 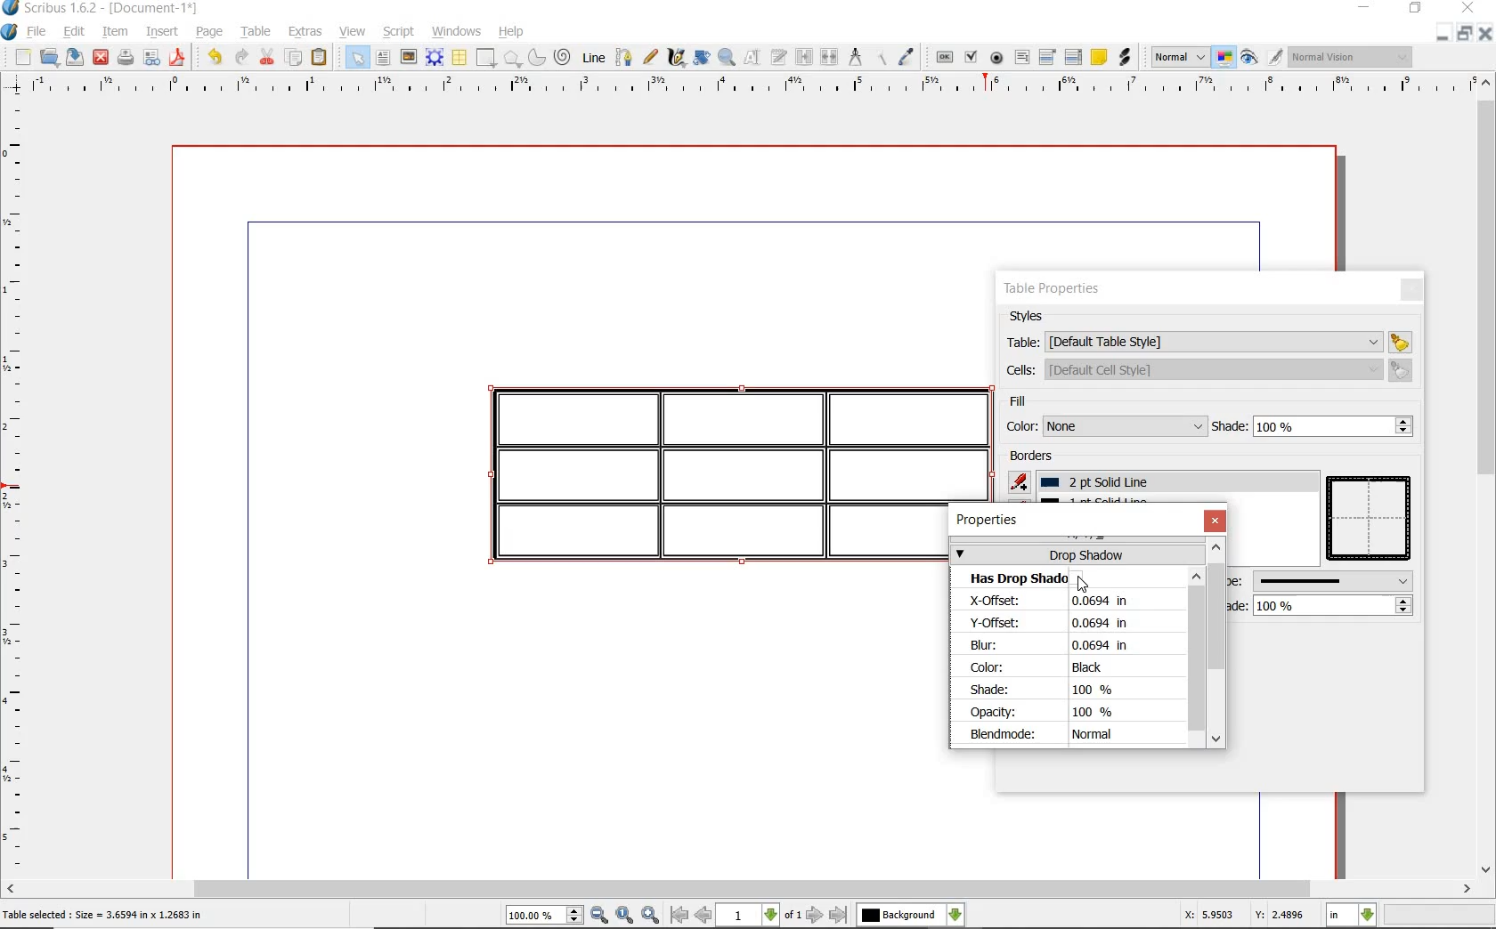 I want to click on scrollbar, so click(x=1199, y=657).